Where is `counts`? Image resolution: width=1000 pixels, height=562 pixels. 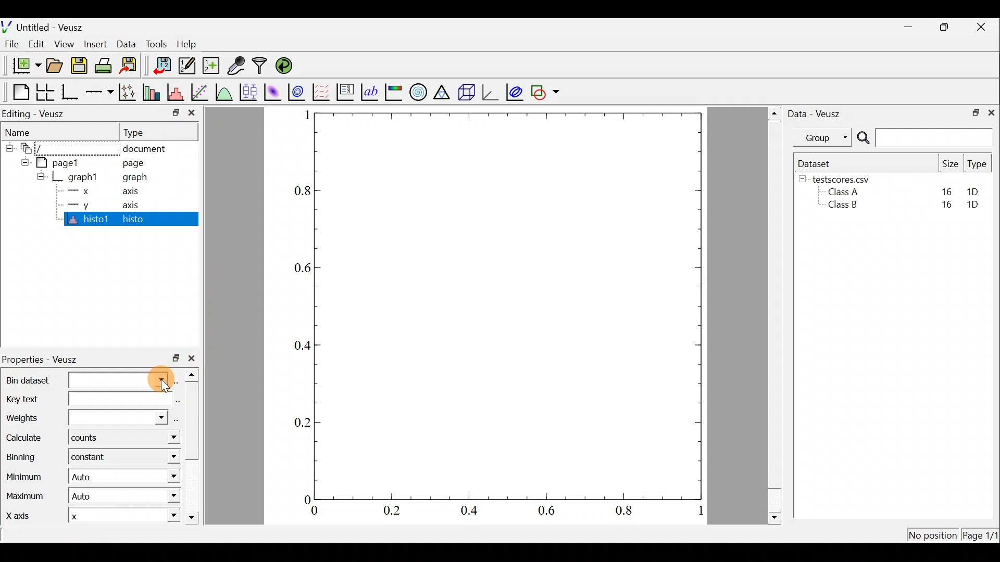
counts is located at coordinates (89, 440).